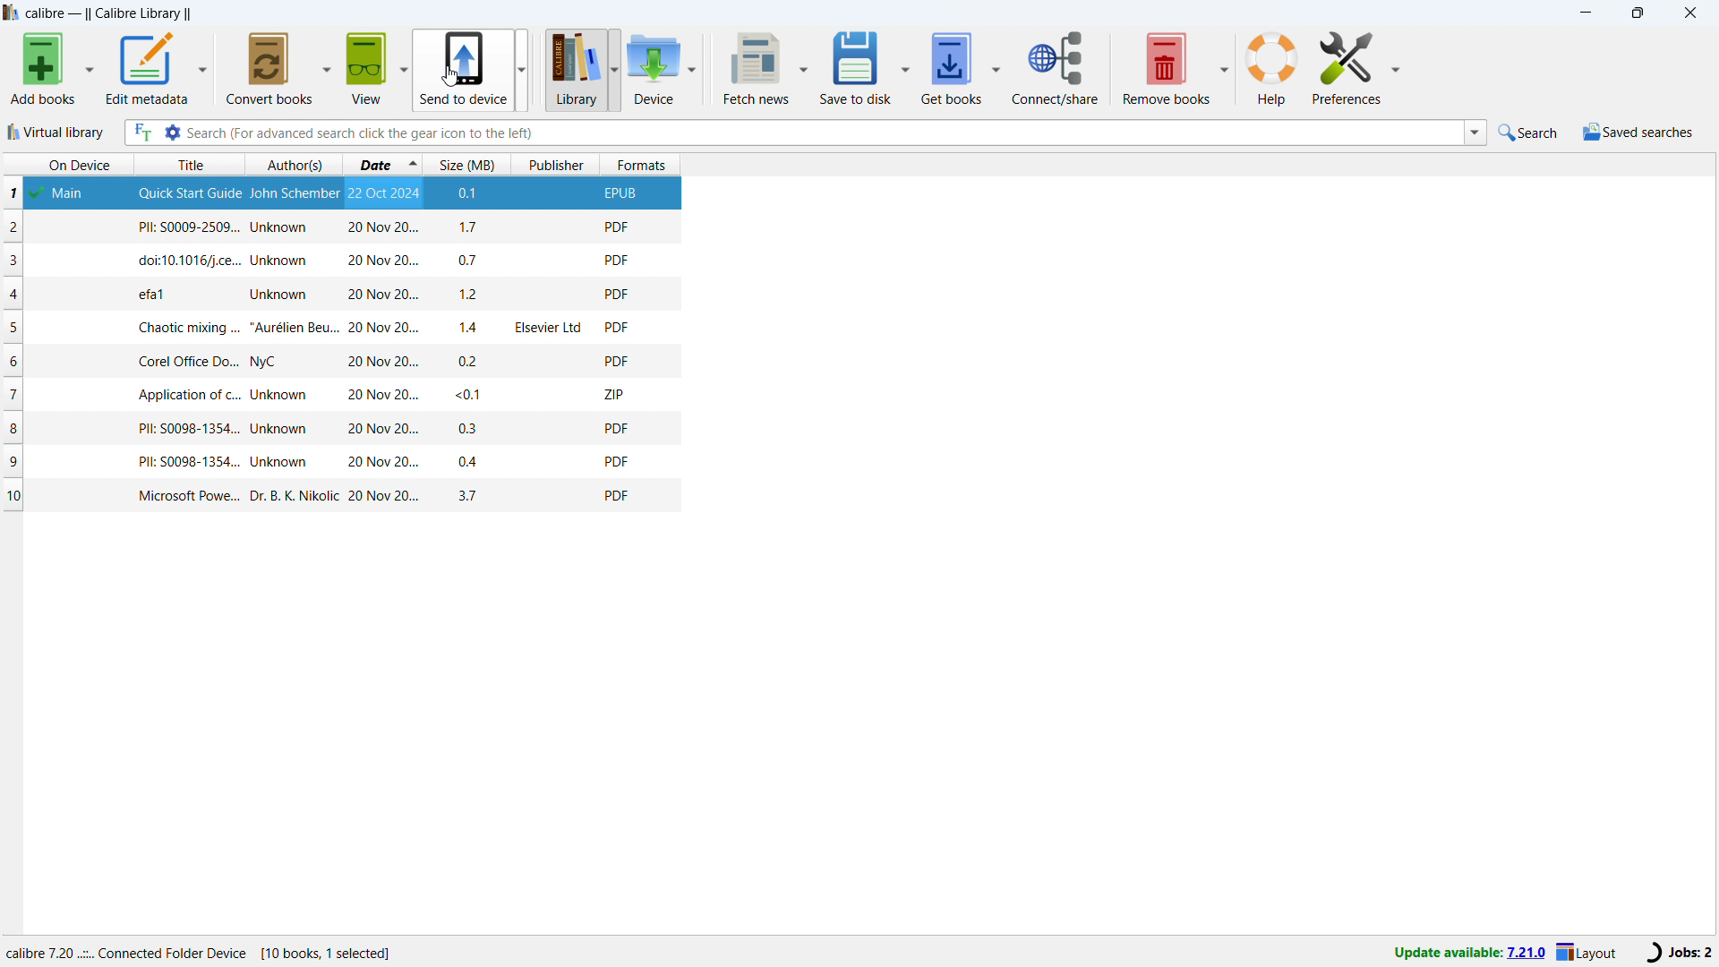 The image size is (1719, 967). Describe the element at coordinates (270, 68) in the screenshot. I see `convert books` at that location.